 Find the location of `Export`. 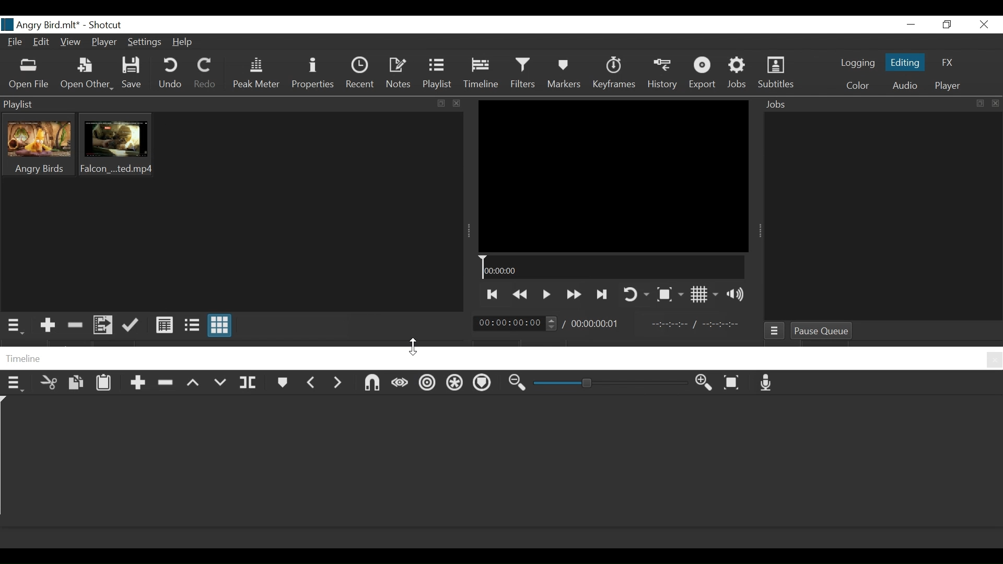

Export is located at coordinates (703, 73).